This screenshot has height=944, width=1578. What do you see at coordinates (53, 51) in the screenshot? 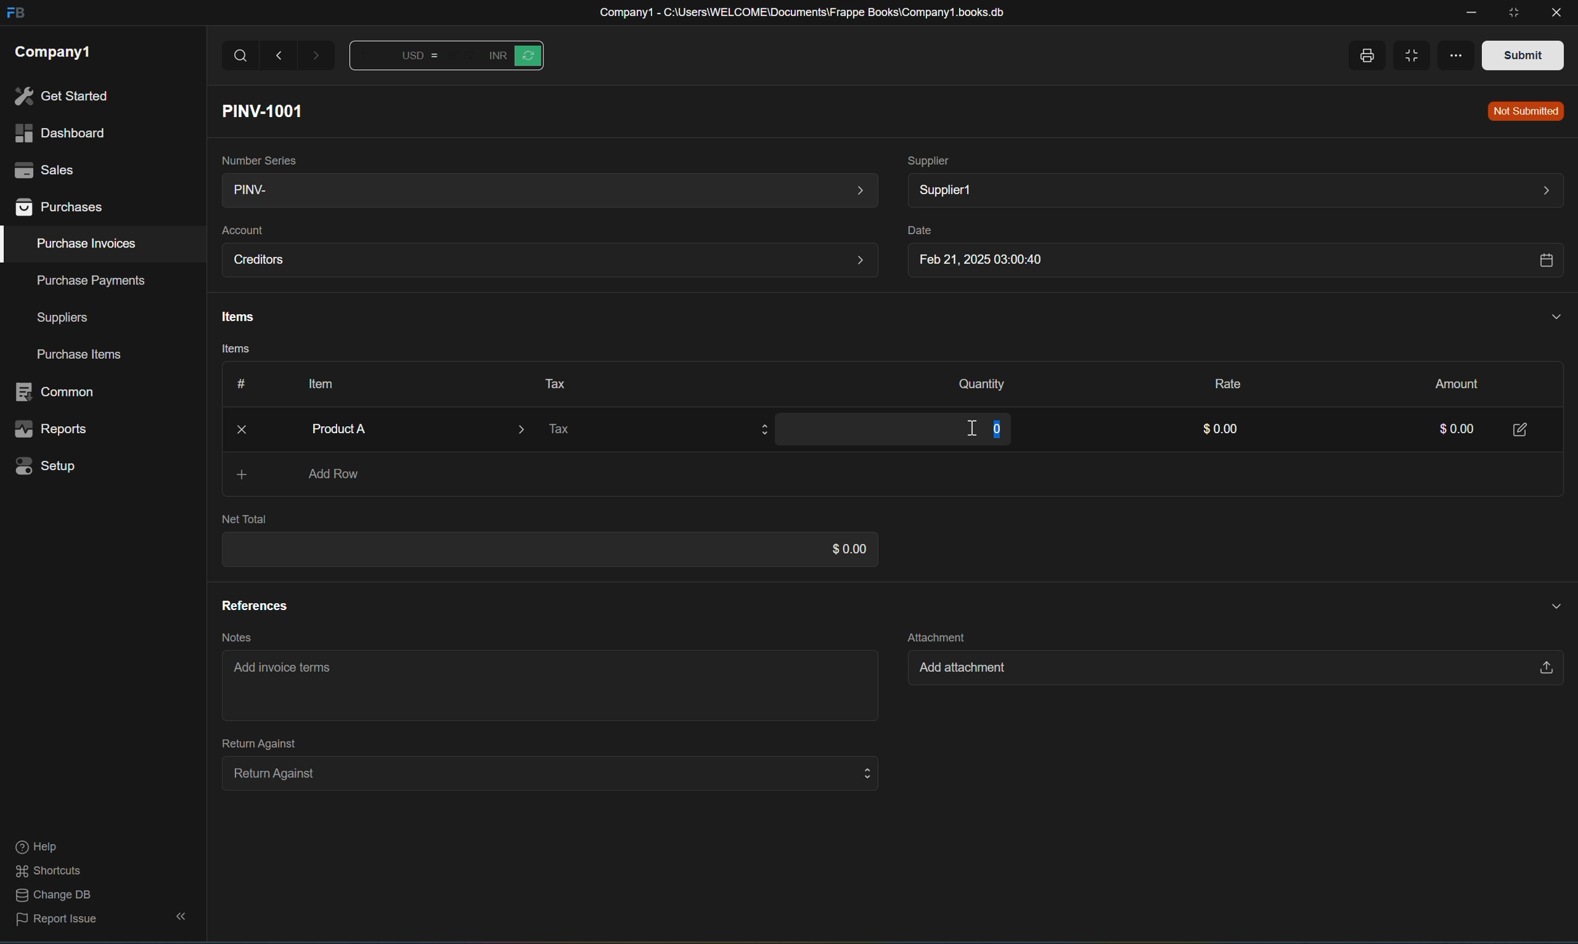
I see `company1` at bounding box center [53, 51].